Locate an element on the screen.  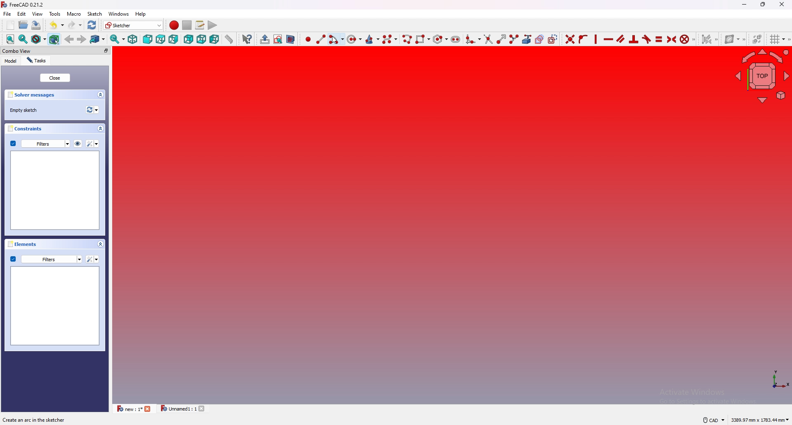
collapse is located at coordinates (100, 244).